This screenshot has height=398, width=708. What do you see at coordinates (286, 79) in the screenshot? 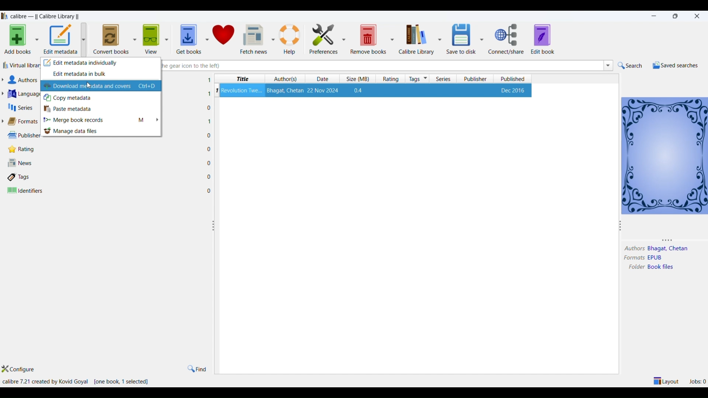
I see `authors` at bounding box center [286, 79].